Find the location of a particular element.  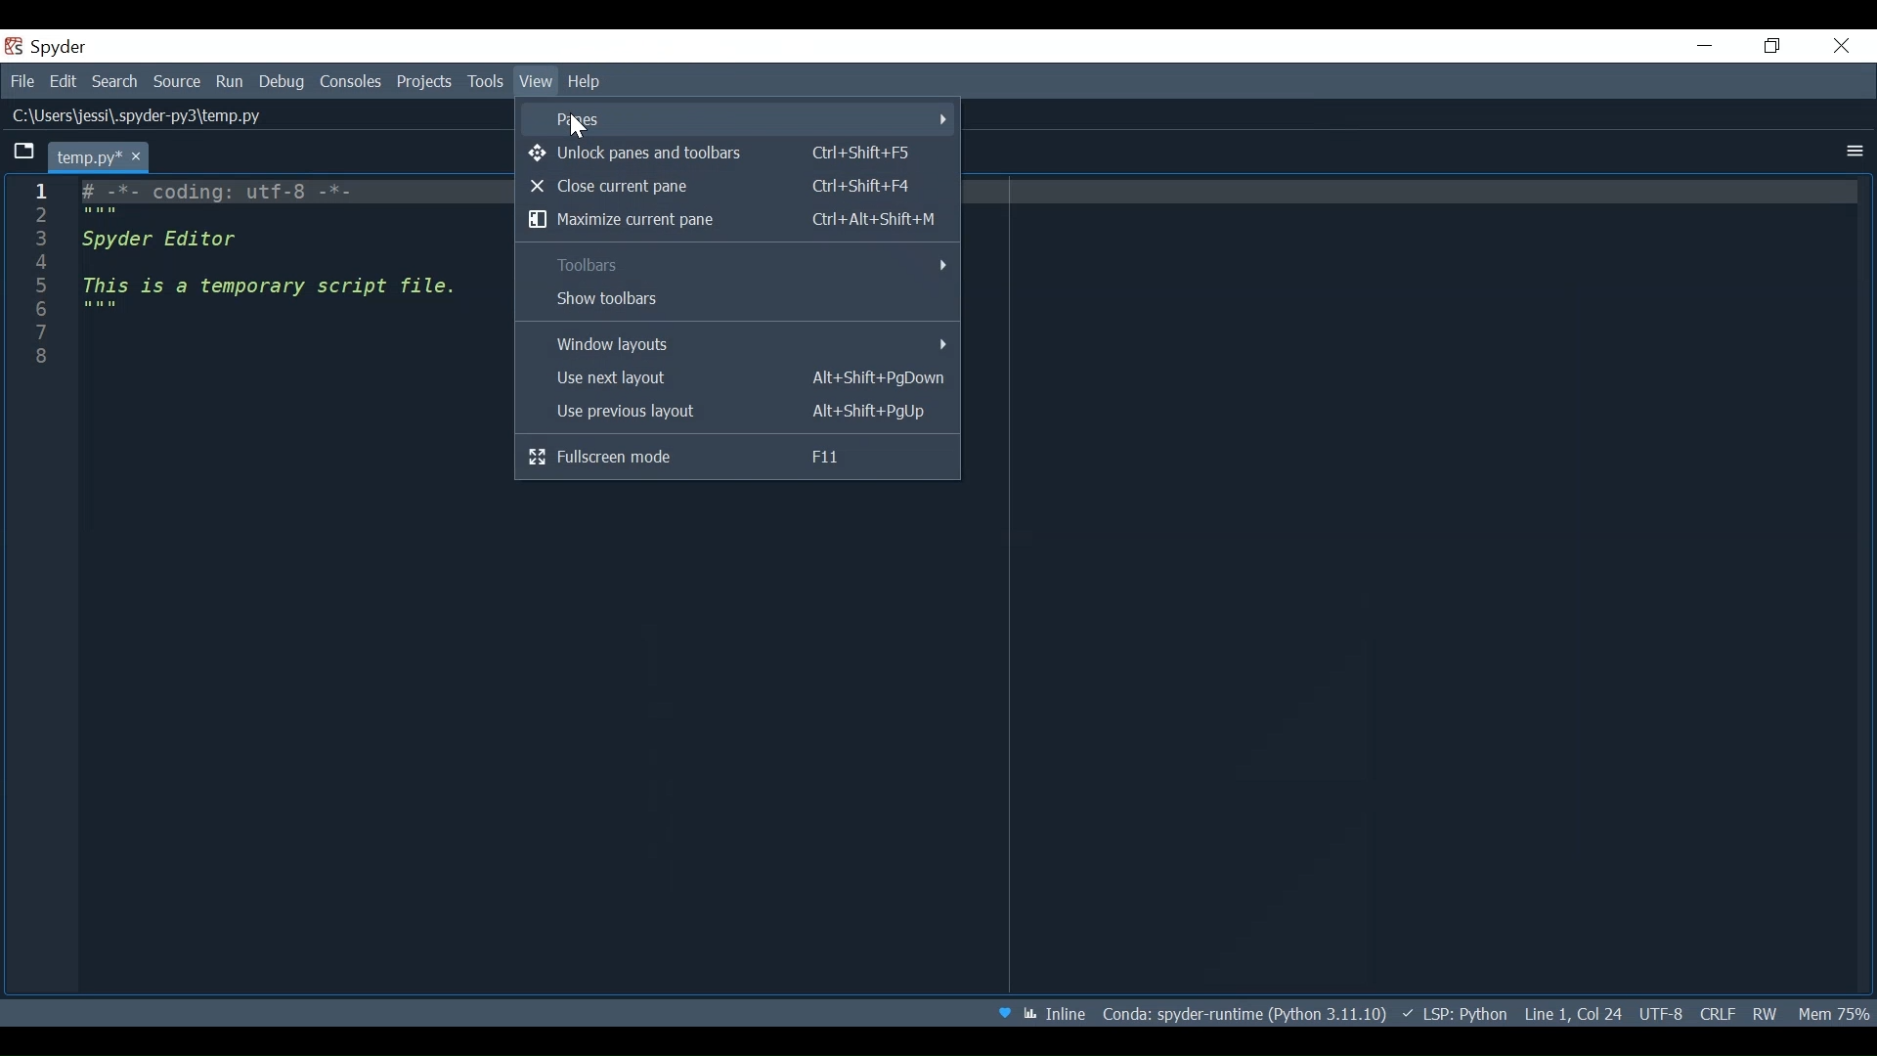

Fullscreen mode is located at coordinates (740, 455).